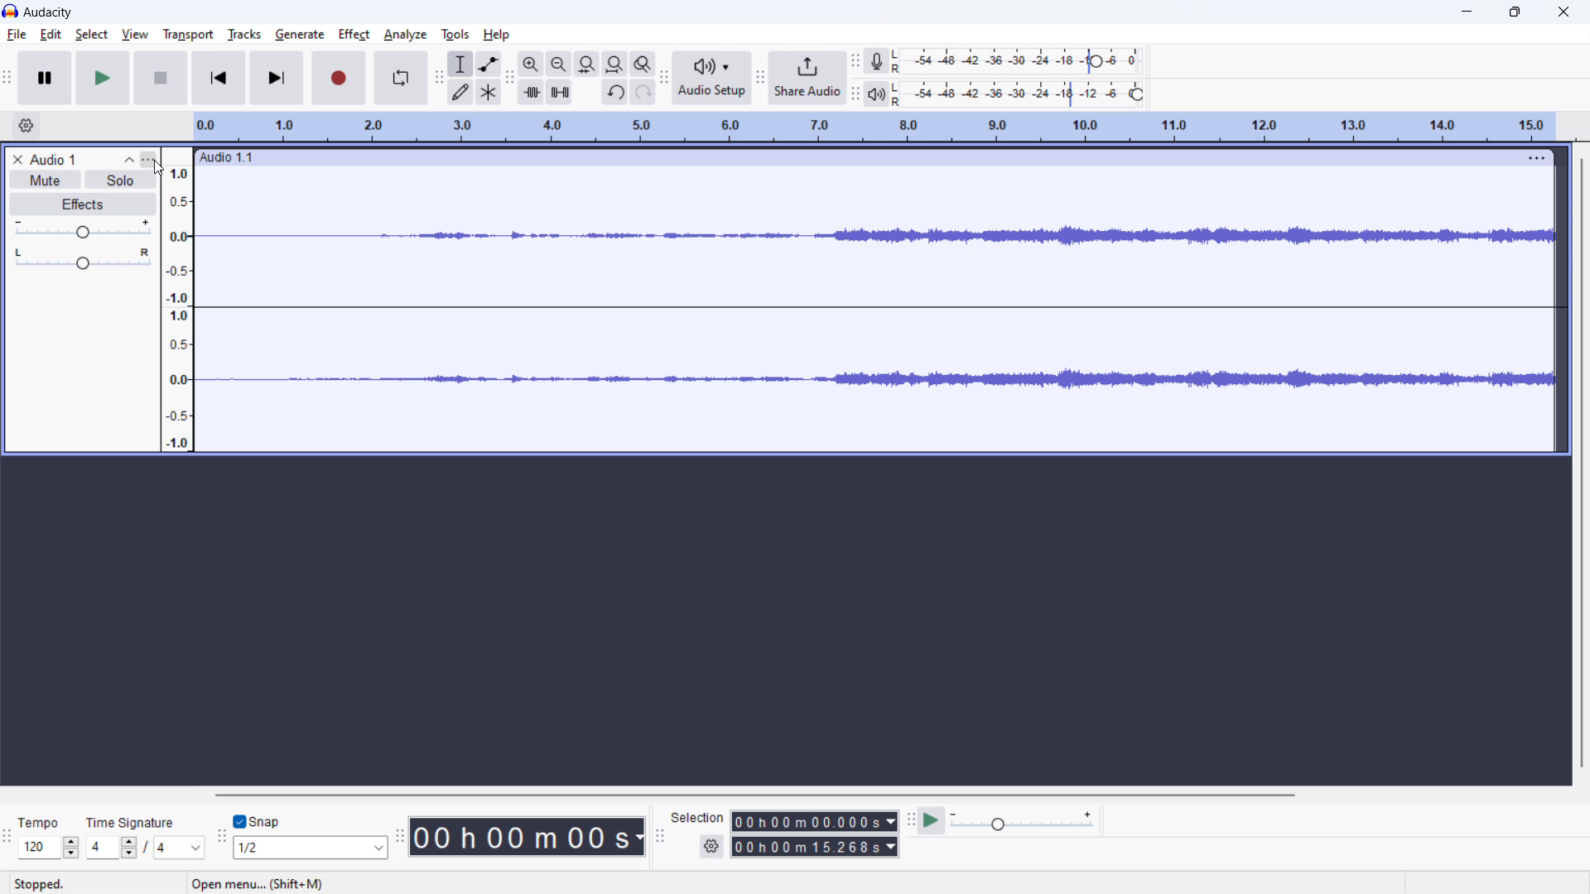 The height and width of the screenshot is (894, 1590). I want to click on edit, so click(51, 35).